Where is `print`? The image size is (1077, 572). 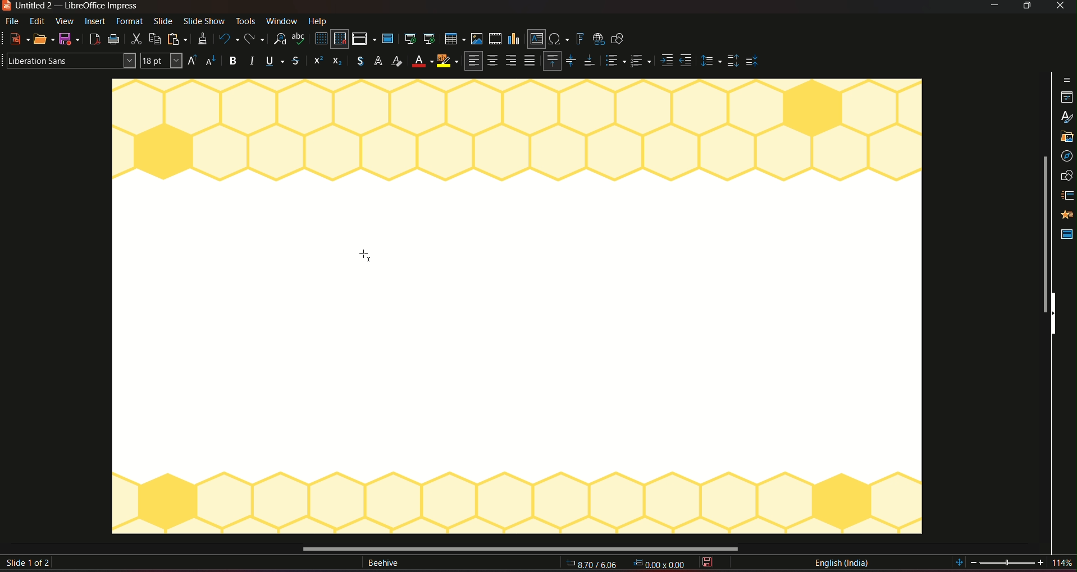
print is located at coordinates (115, 40).